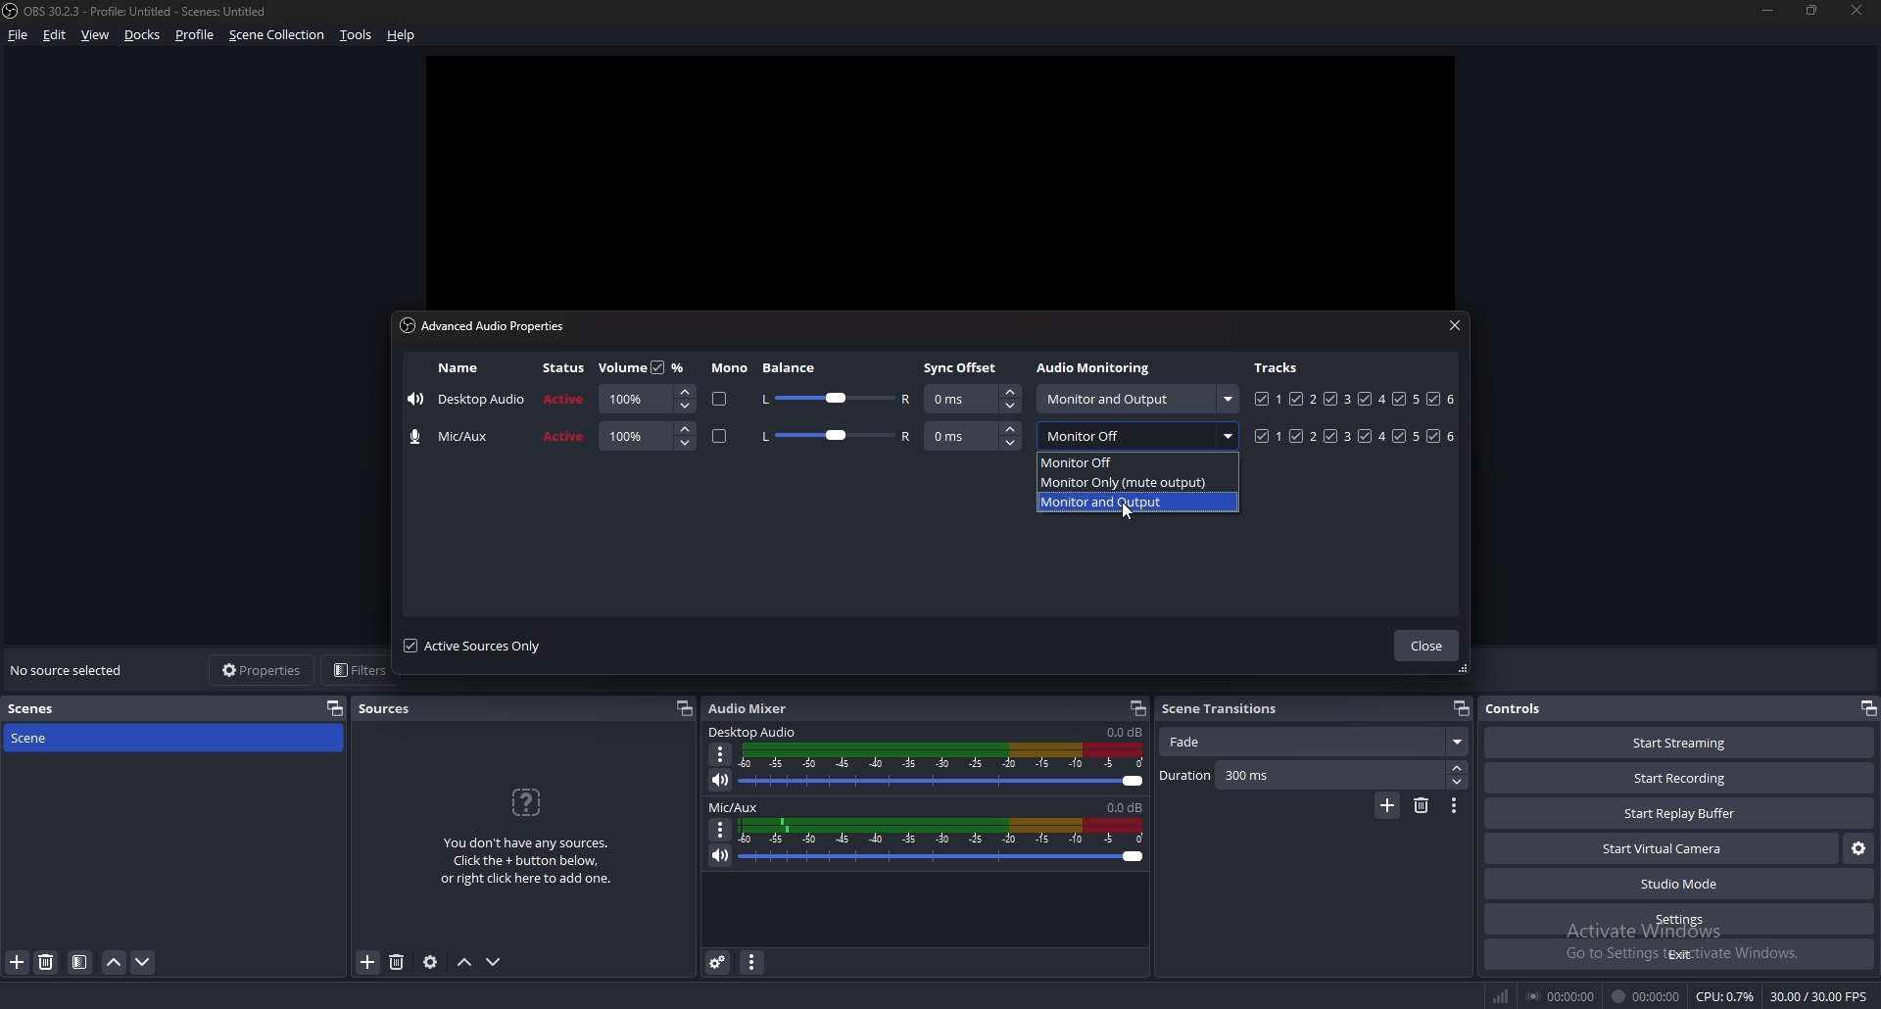  What do you see at coordinates (1136, 434) in the screenshot?
I see `monitor off` at bounding box center [1136, 434].